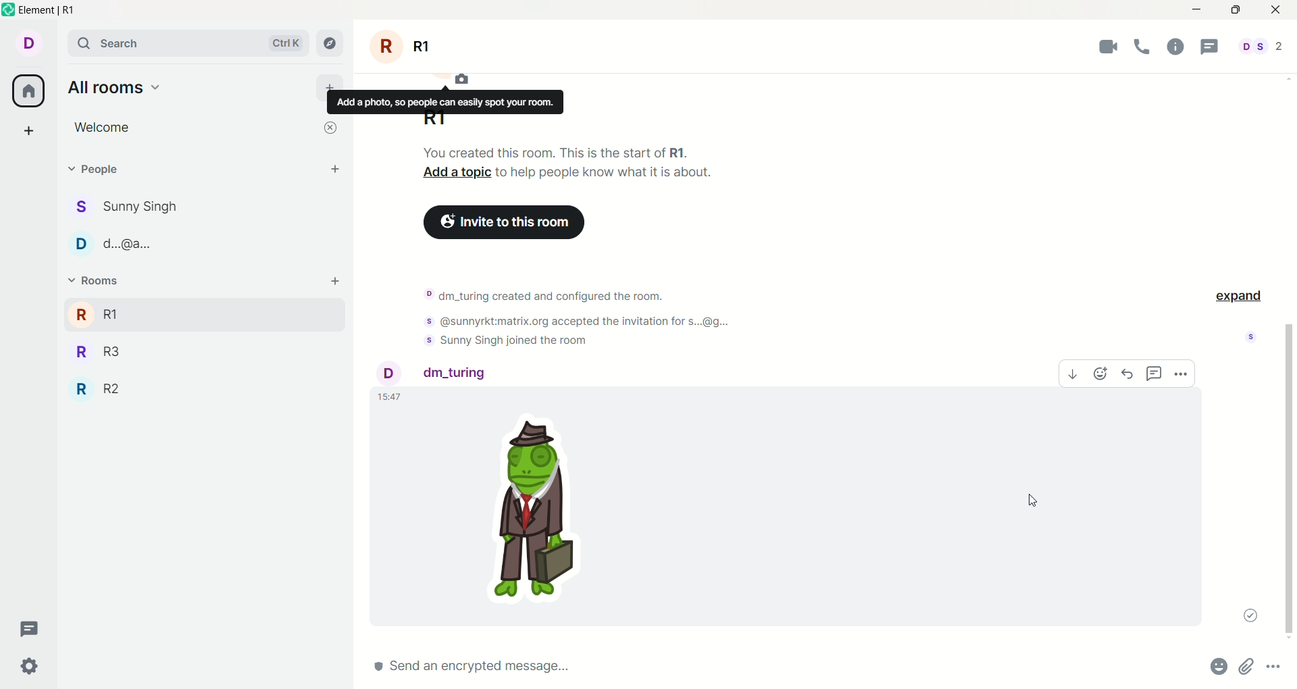 Image resolution: width=1297 pixels, height=689 pixels. What do you see at coordinates (1142, 46) in the screenshot?
I see `voice call` at bounding box center [1142, 46].